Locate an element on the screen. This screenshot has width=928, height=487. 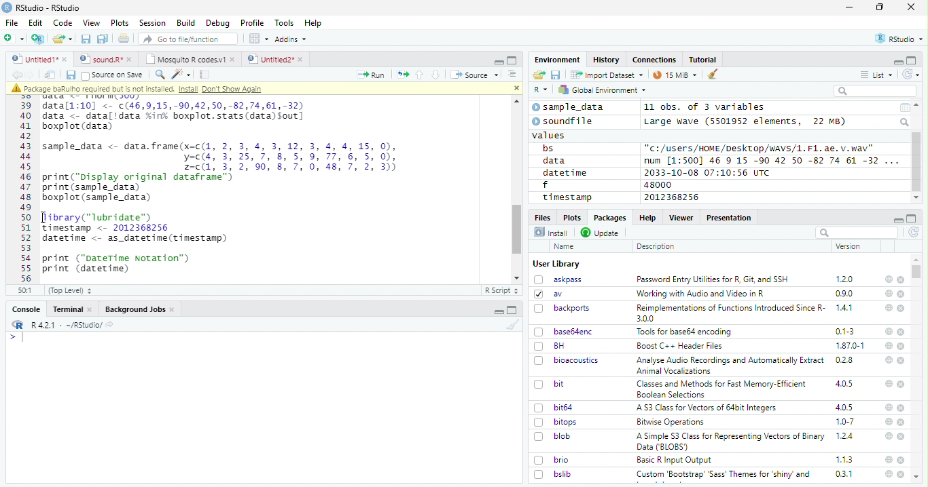
0.3.1 is located at coordinates (844, 473).